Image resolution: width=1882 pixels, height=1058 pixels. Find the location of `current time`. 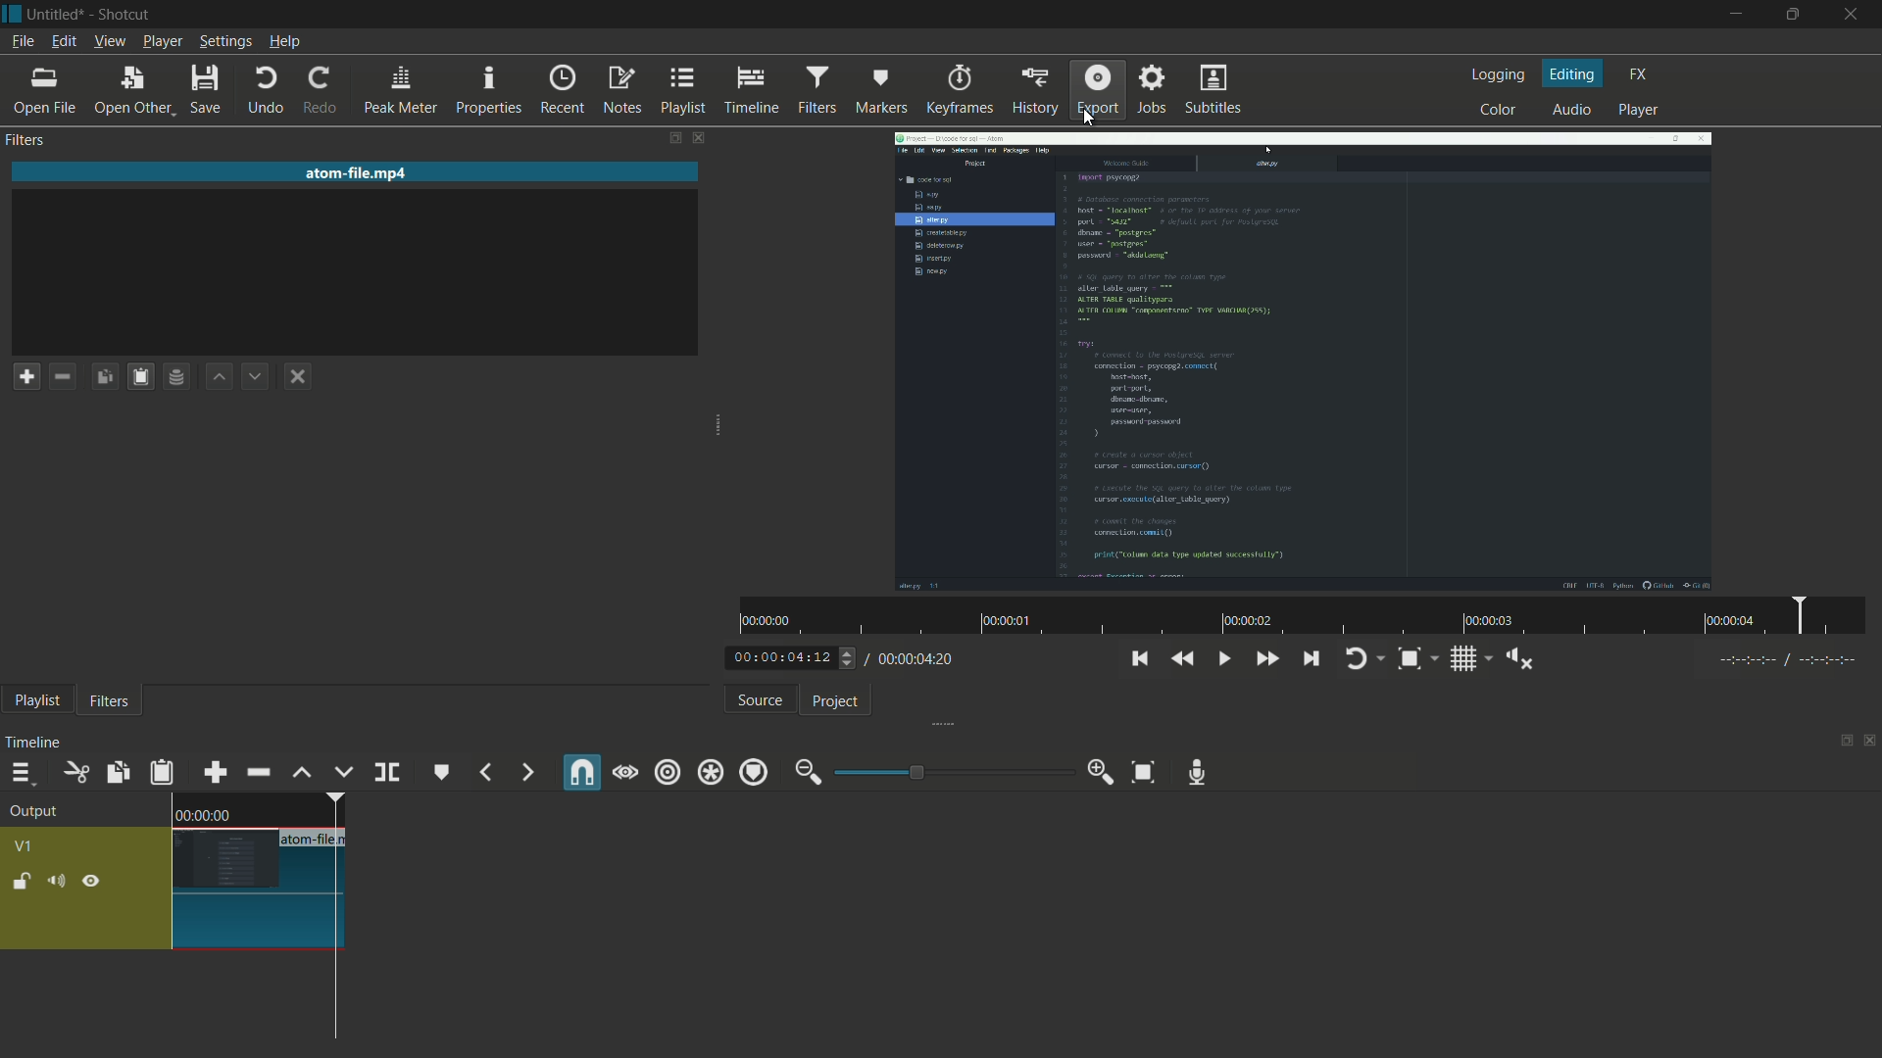

current time is located at coordinates (778, 657).